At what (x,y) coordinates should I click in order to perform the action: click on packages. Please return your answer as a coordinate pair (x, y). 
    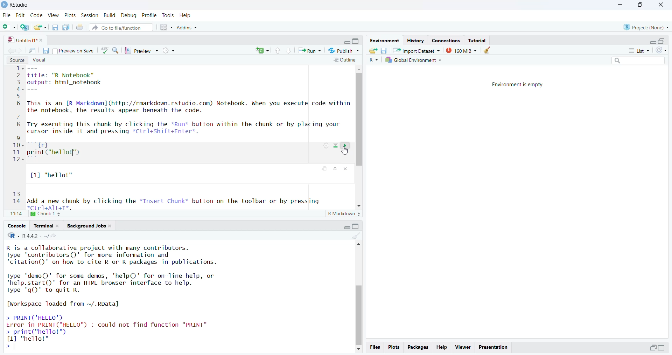
    Looking at the image, I should click on (418, 347).